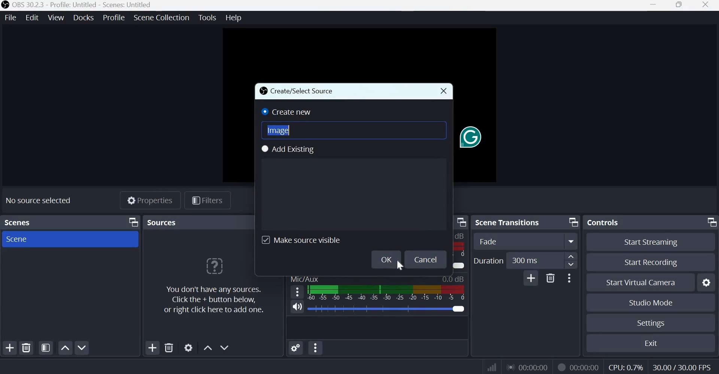  What do you see at coordinates (462, 223) in the screenshot?
I see `Dock menu` at bounding box center [462, 223].